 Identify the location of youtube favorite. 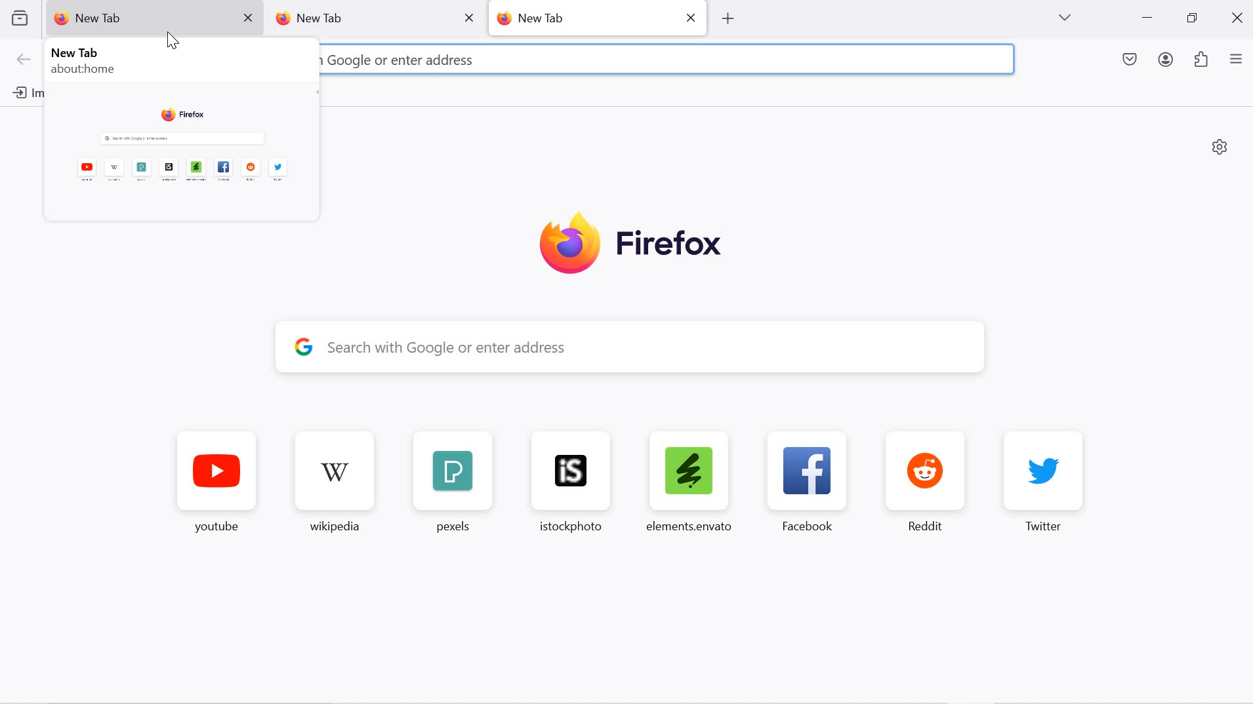
(217, 485).